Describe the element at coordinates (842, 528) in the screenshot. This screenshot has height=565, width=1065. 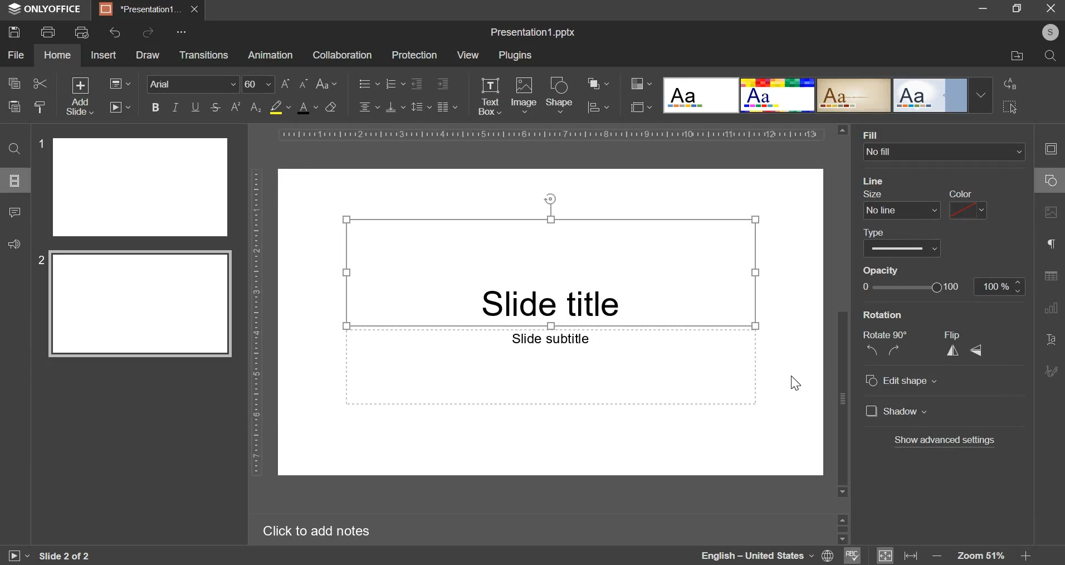
I see `slider` at that location.